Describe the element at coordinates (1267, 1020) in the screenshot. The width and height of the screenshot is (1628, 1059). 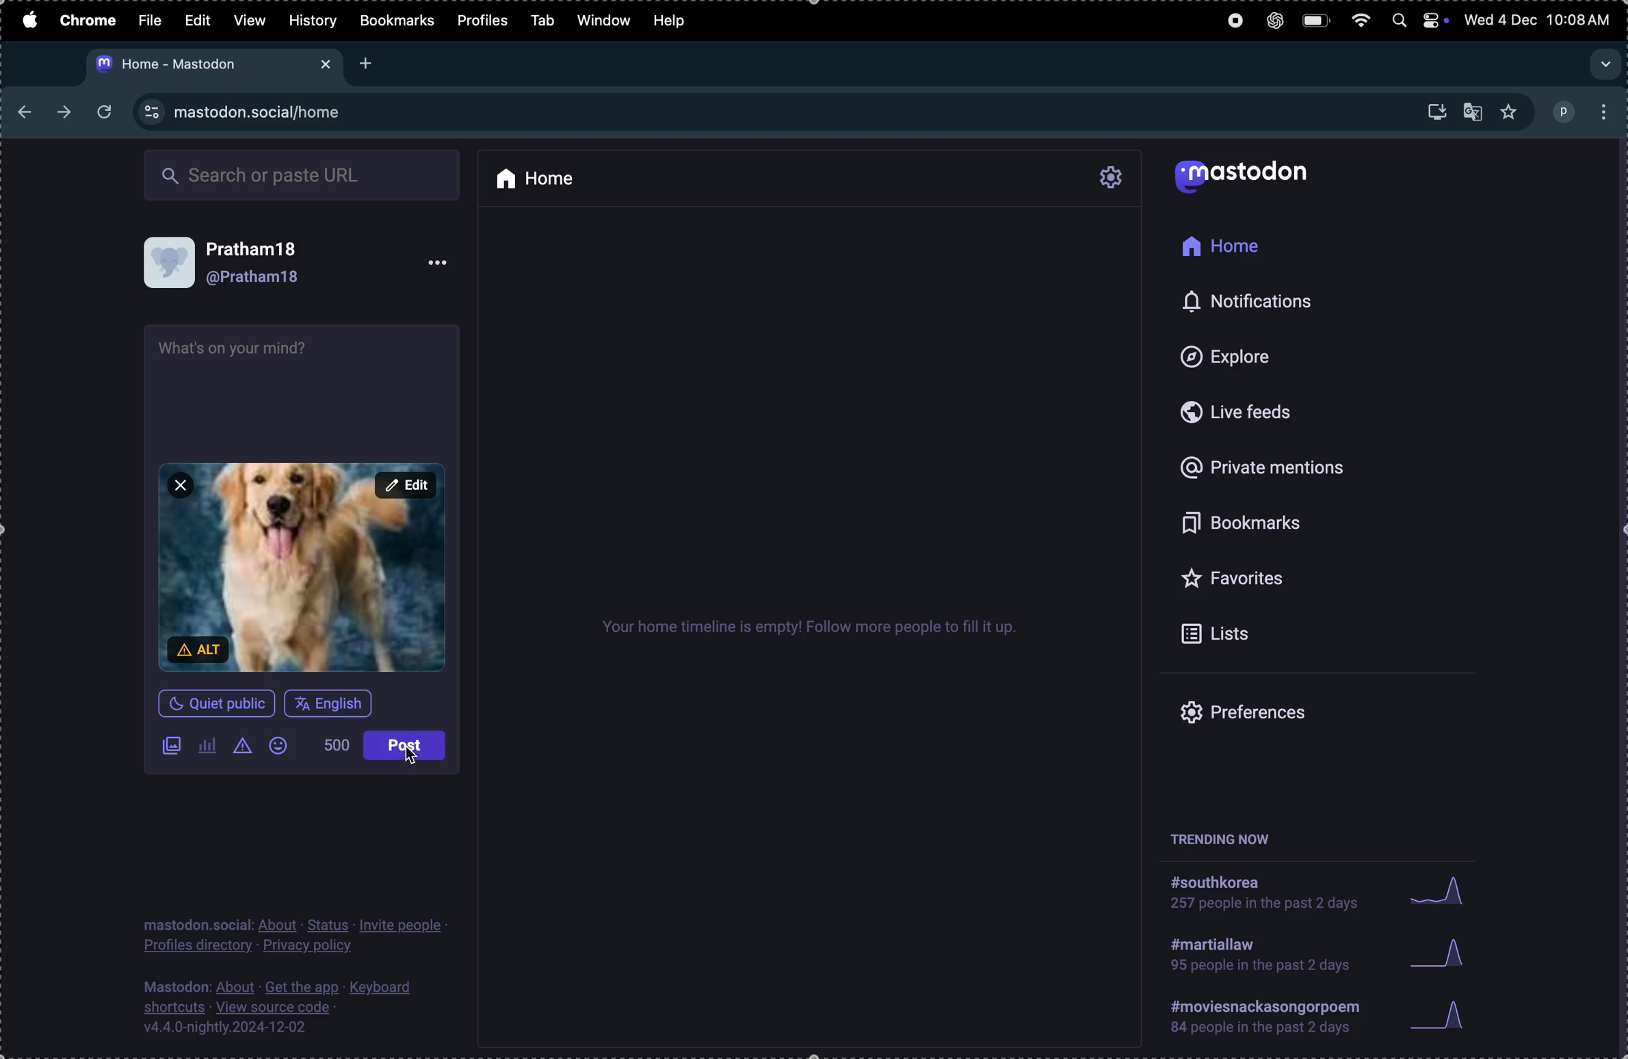
I see `trending ` at that location.